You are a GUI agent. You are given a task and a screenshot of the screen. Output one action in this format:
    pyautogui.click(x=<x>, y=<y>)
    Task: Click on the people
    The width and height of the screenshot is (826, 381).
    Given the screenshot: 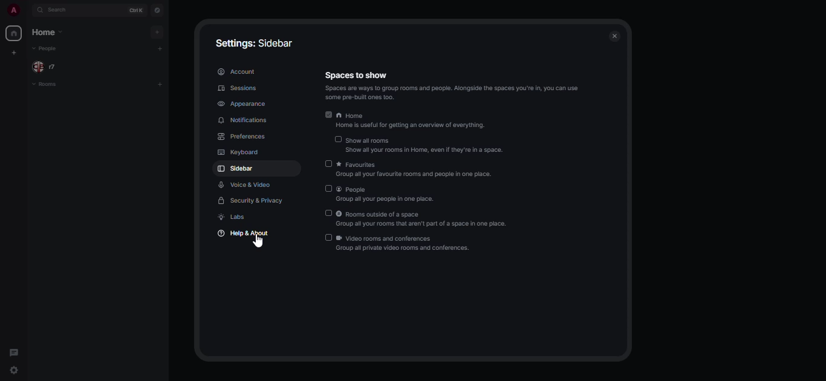 What is the action you would take?
    pyautogui.click(x=53, y=66)
    